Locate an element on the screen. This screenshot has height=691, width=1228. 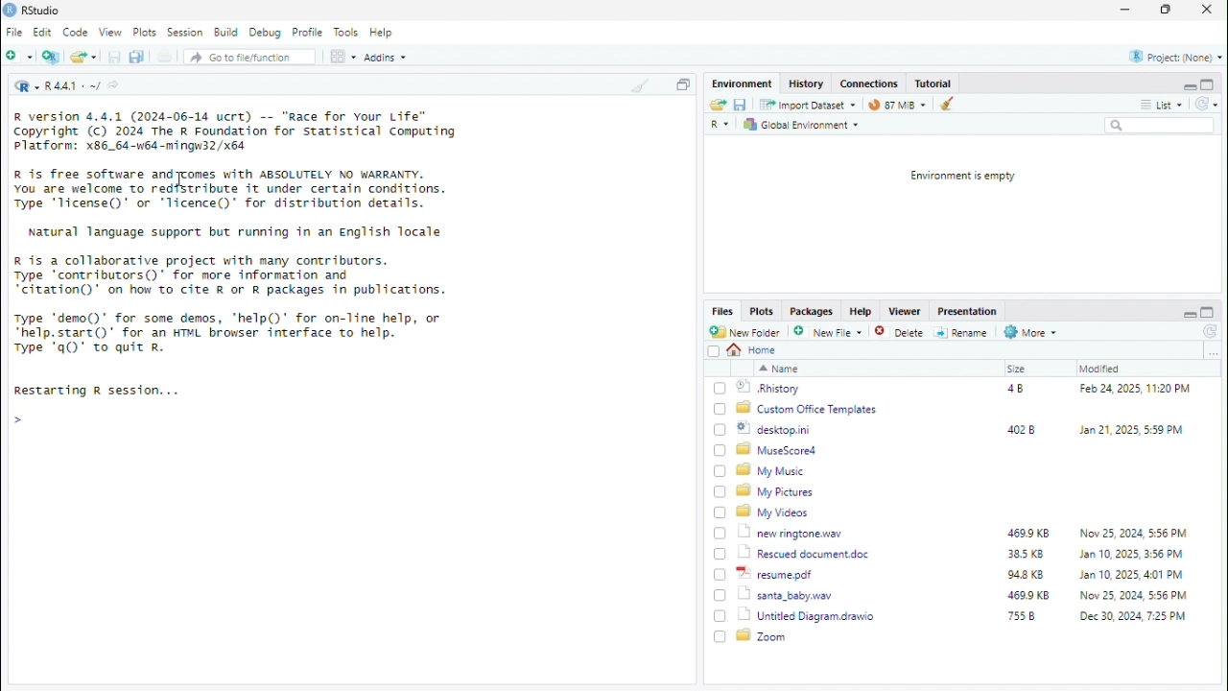
Cursor  is located at coordinates (180, 179).